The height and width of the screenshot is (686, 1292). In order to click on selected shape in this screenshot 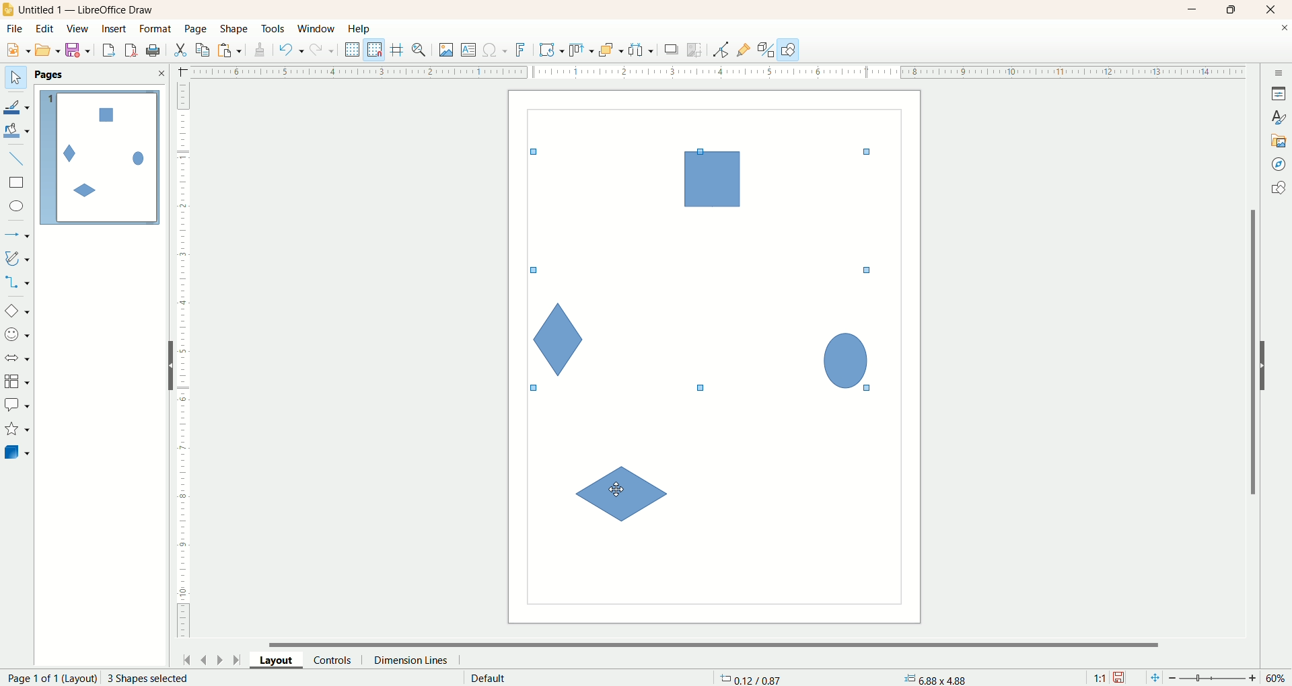, I will do `click(623, 493)`.